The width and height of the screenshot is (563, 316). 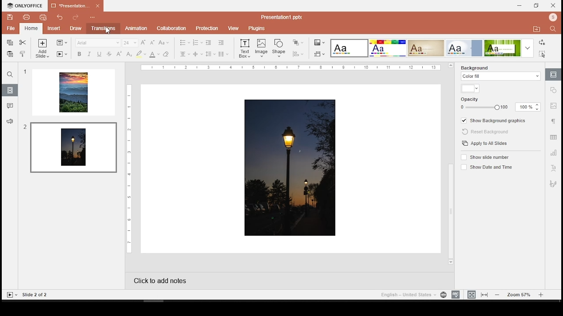 I want to click on change slide size, so click(x=319, y=55).